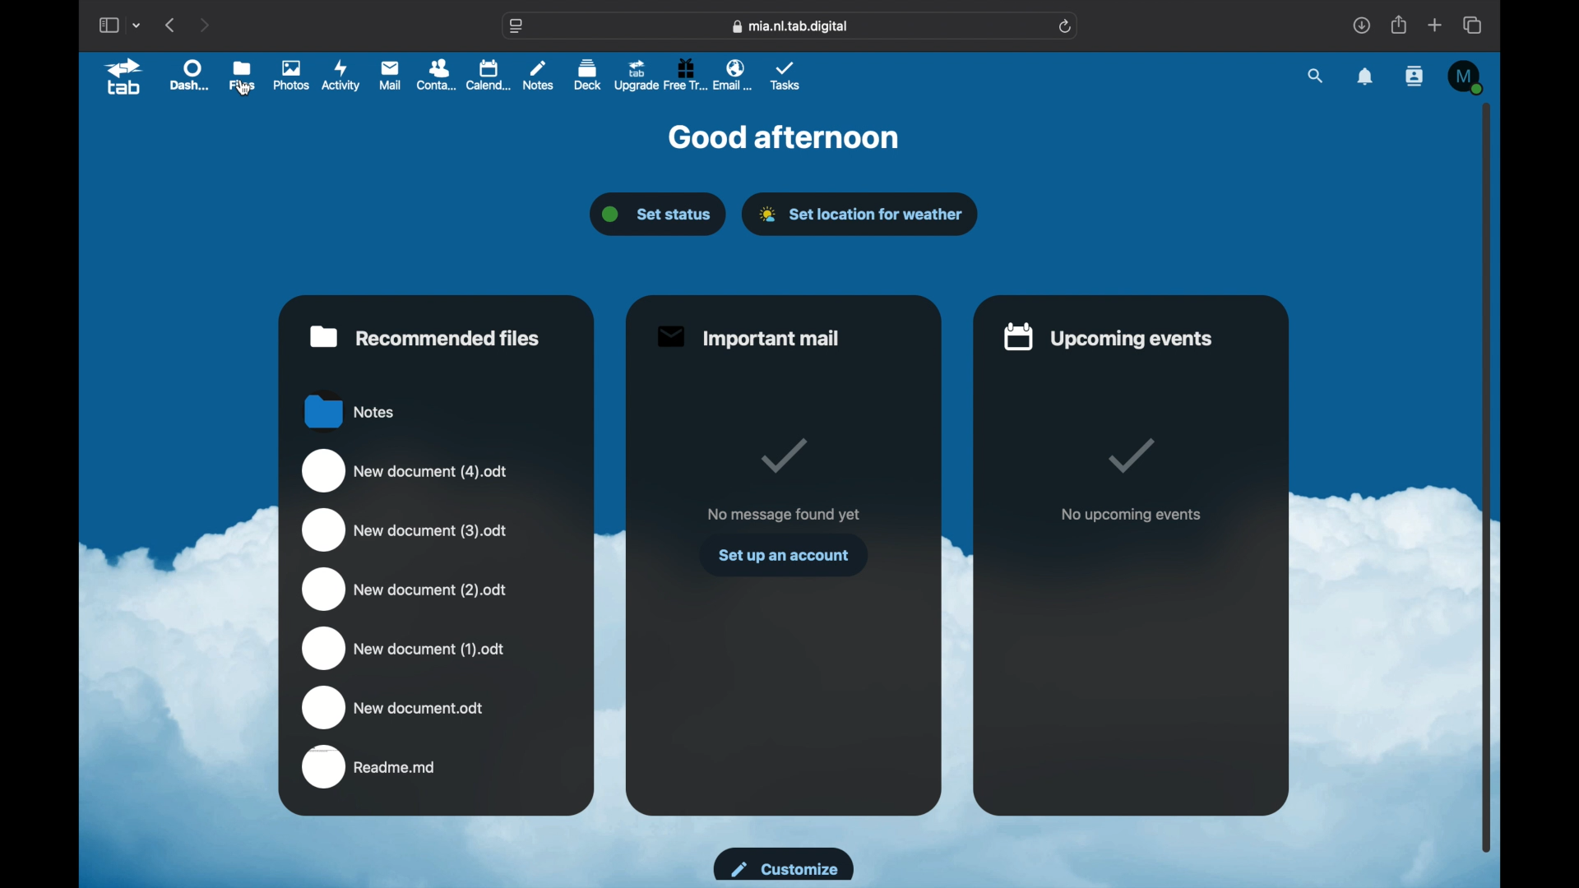 The width and height of the screenshot is (1579, 888). I want to click on notes, so click(351, 411).